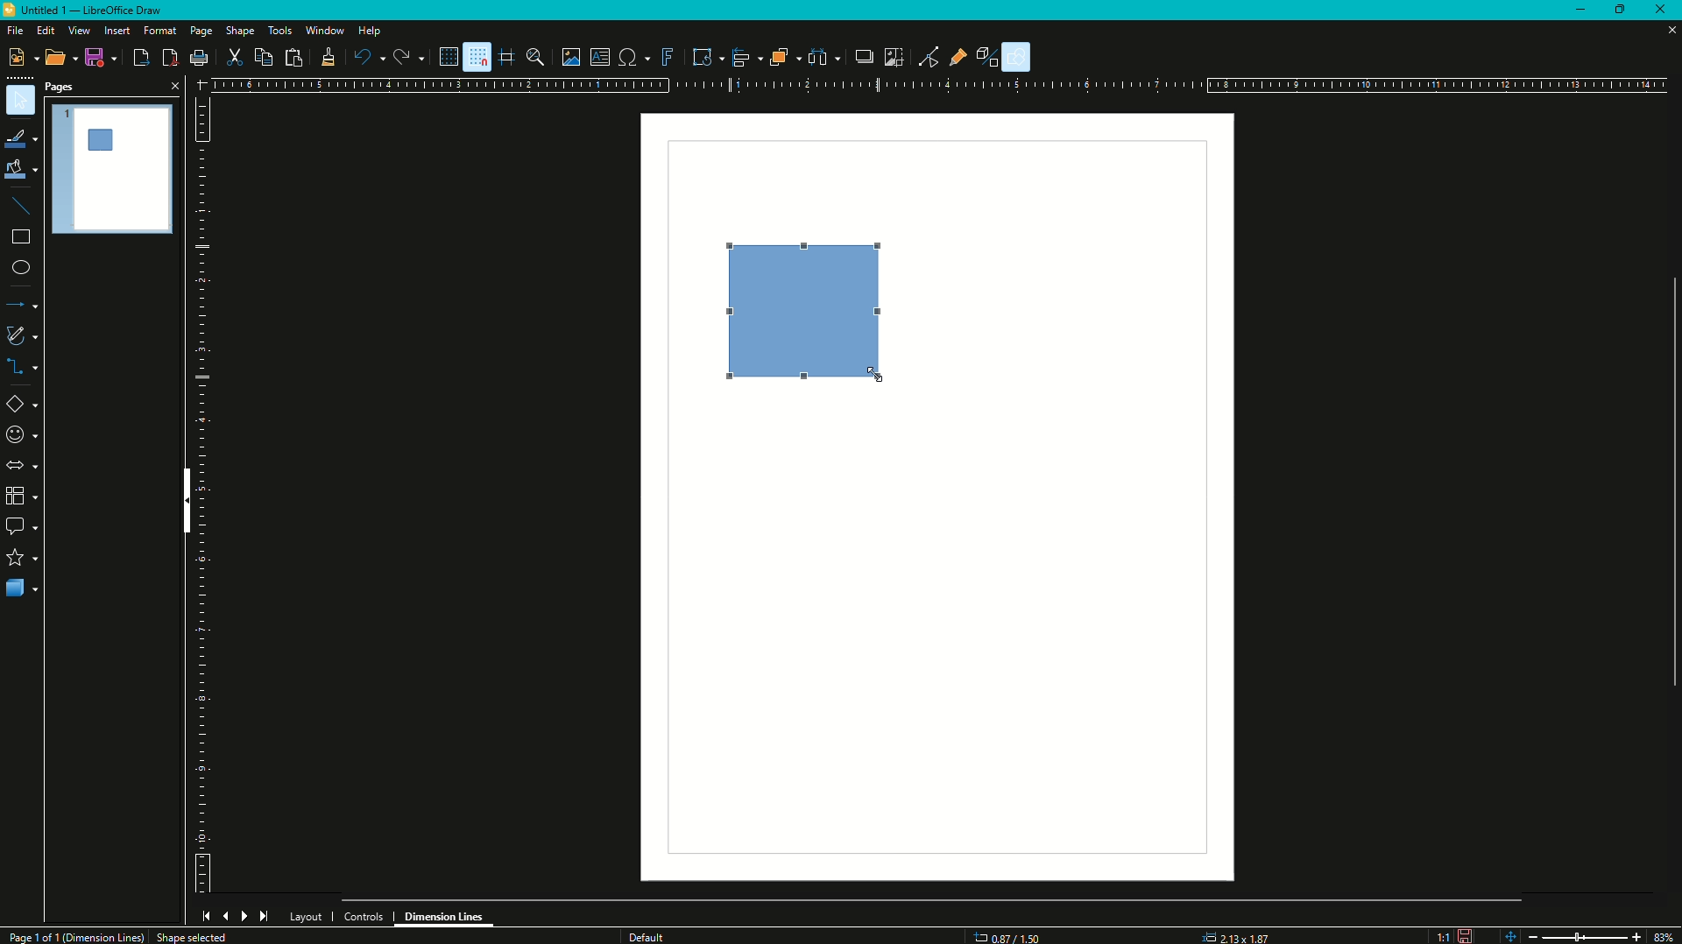  I want to click on Toggle Point Edit Mode, so click(928, 57).